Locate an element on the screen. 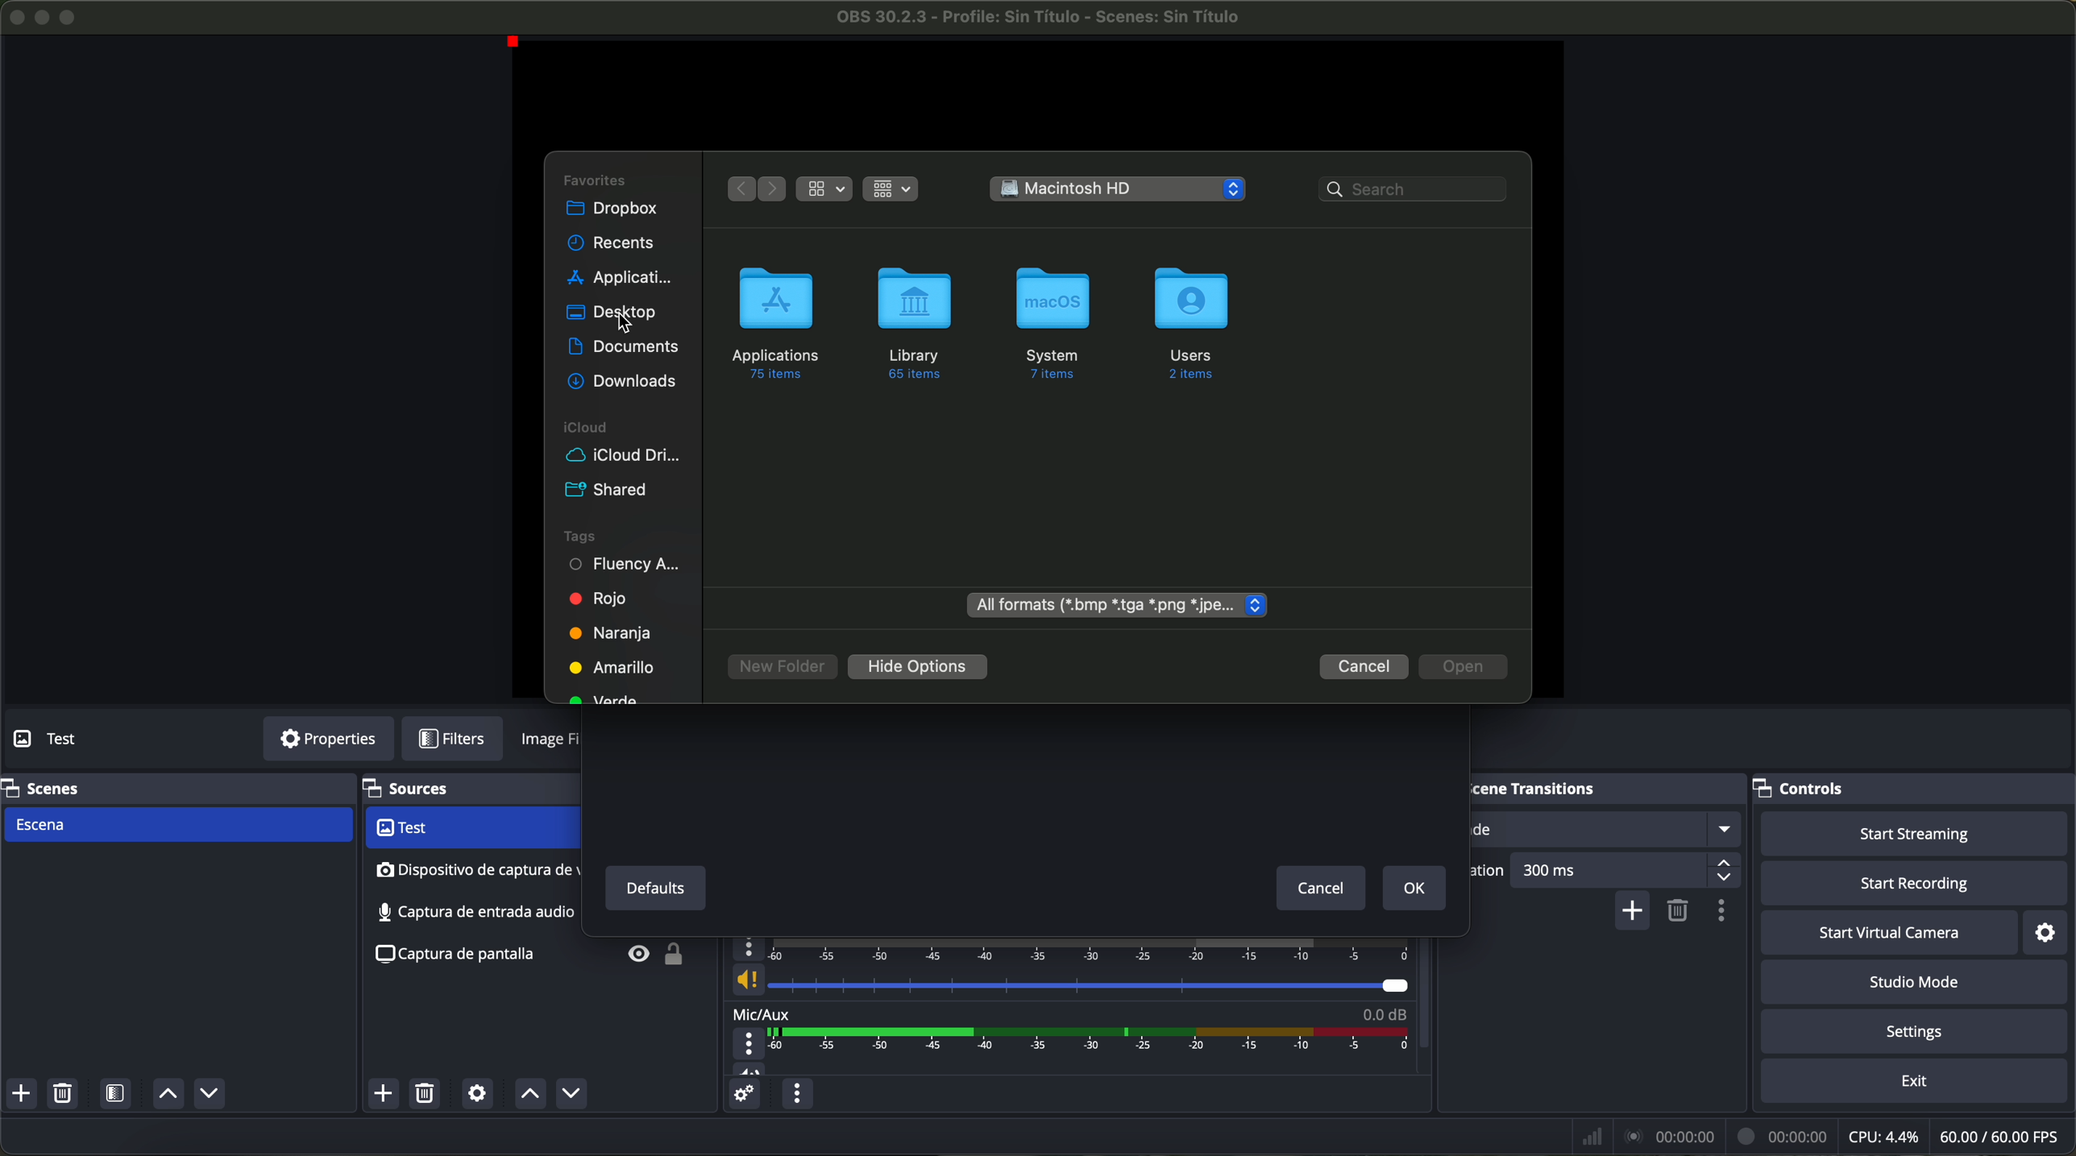  search bar is located at coordinates (1415, 189).